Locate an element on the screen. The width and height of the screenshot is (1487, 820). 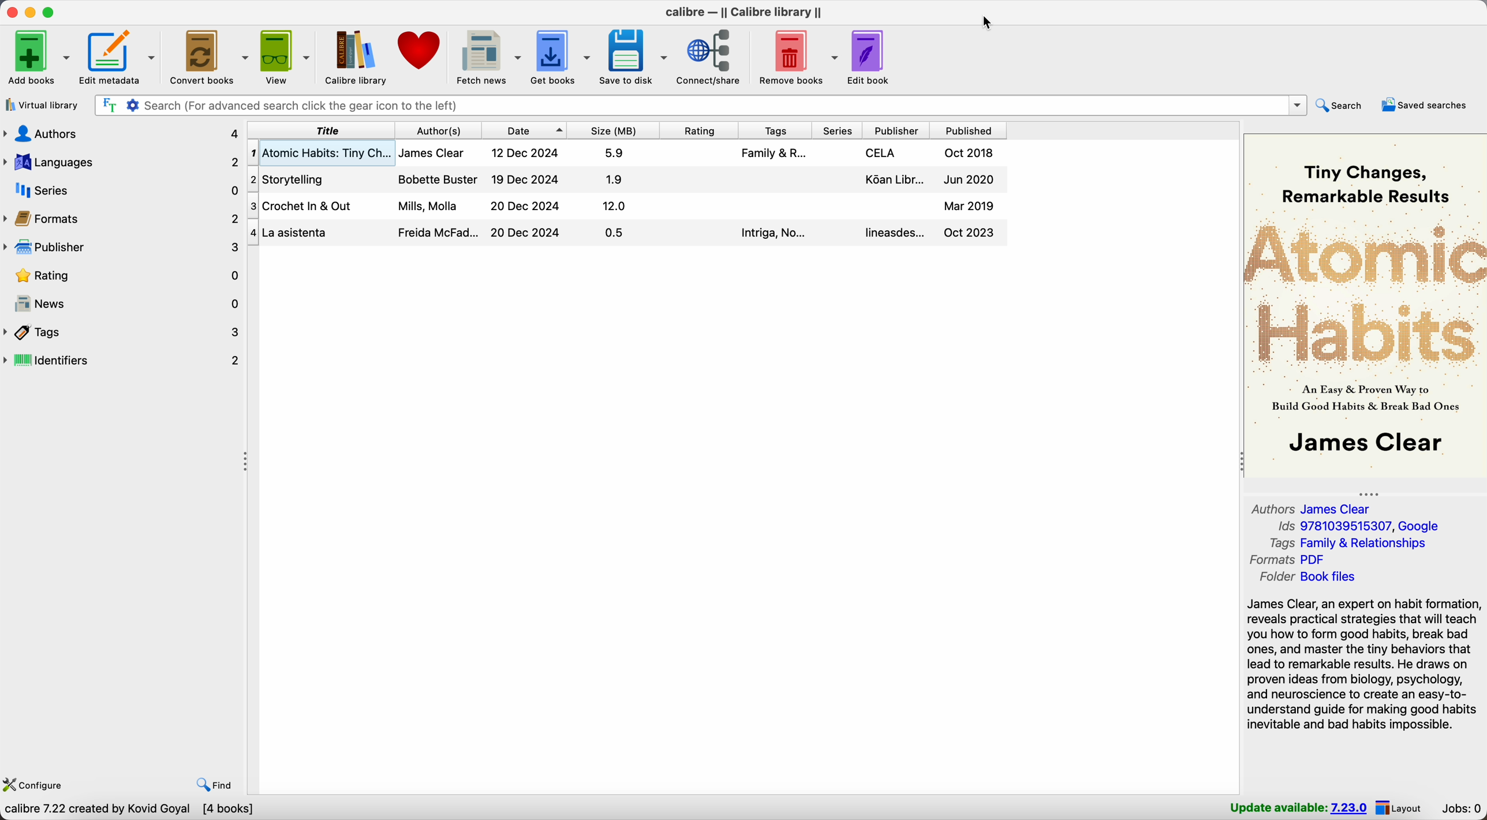
title is located at coordinates (320, 130).